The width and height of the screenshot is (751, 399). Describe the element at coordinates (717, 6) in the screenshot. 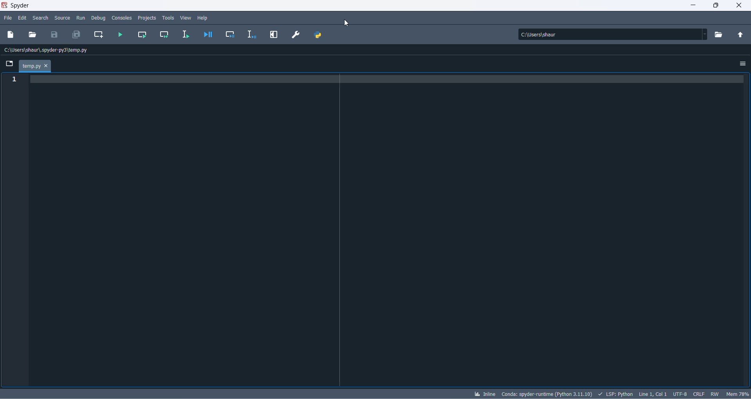

I see `maximize` at that location.